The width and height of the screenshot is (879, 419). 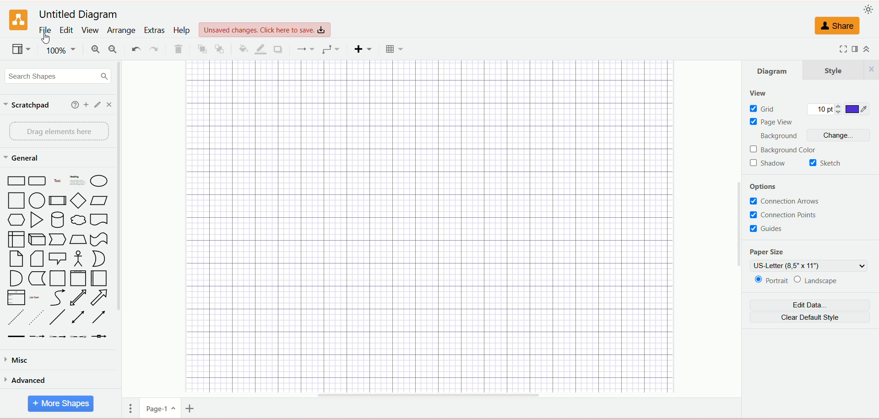 I want to click on Note, so click(x=16, y=259).